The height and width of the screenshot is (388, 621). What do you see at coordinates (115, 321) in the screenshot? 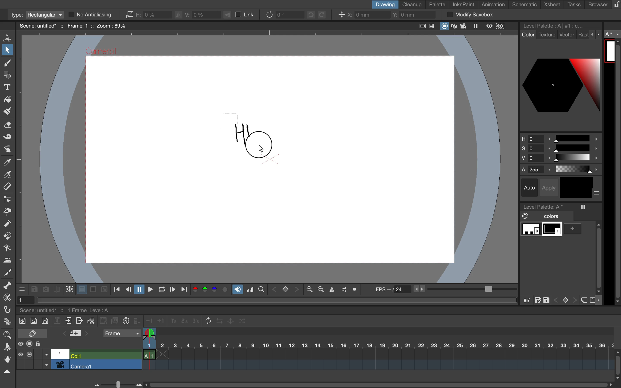
I see `duplicate drawing` at bounding box center [115, 321].